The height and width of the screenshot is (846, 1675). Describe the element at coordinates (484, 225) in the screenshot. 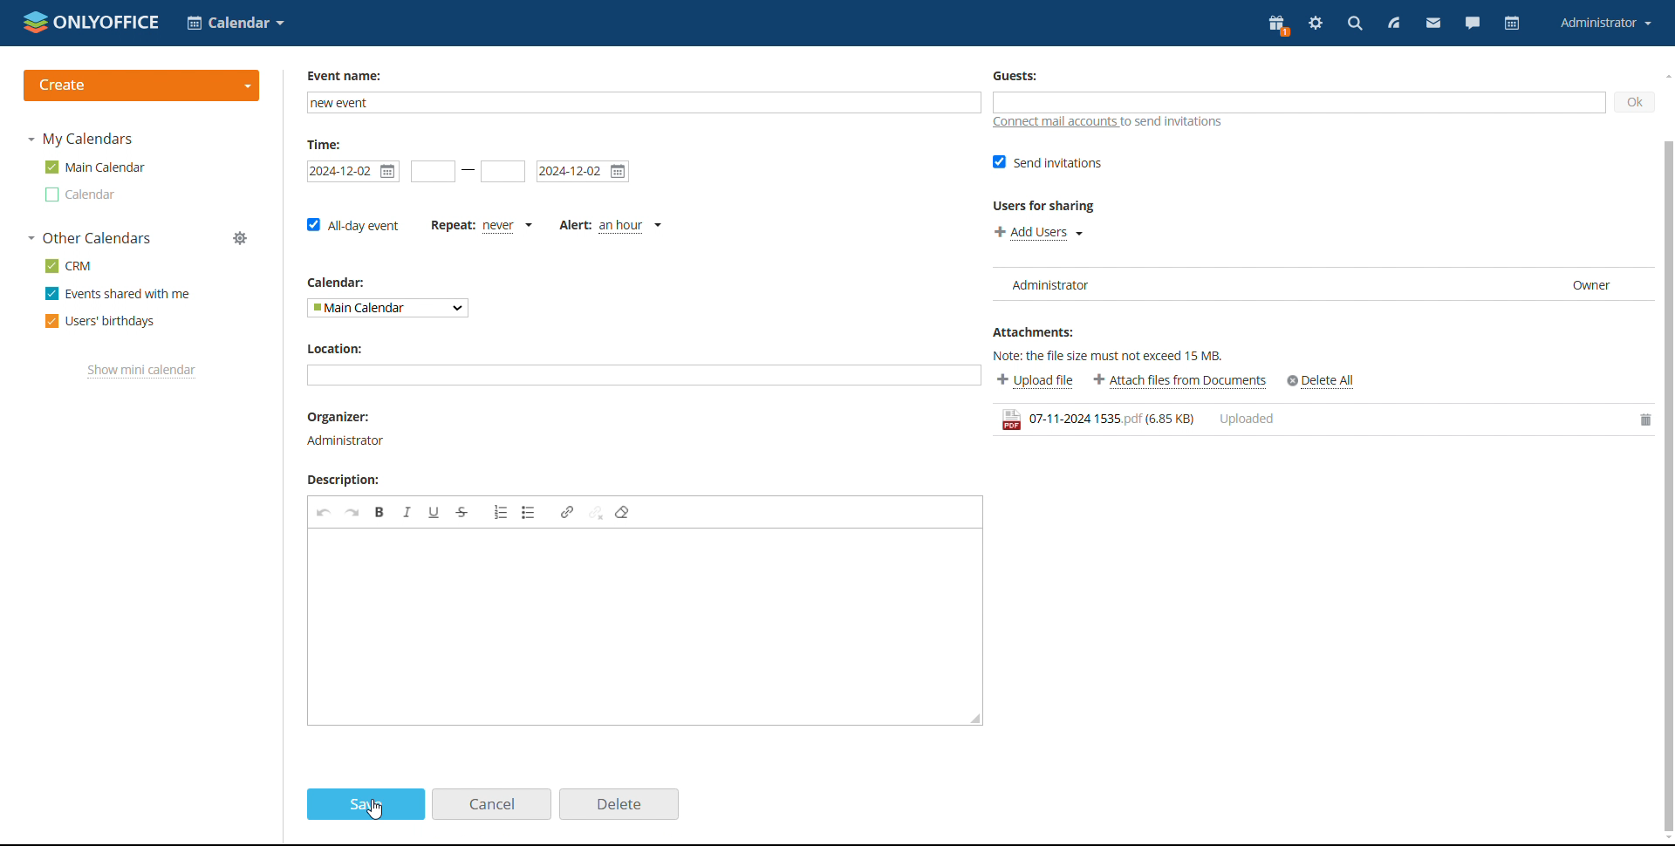

I see `set repetition` at that location.